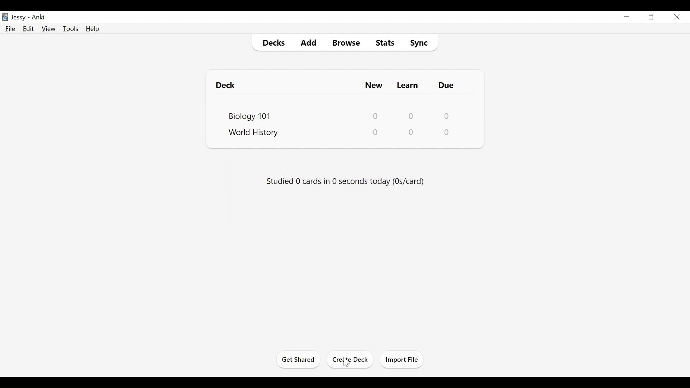 This screenshot has height=388, width=690. What do you see at coordinates (93, 29) in the screenshot?
I see `Help` at bounding box center [93, 29].